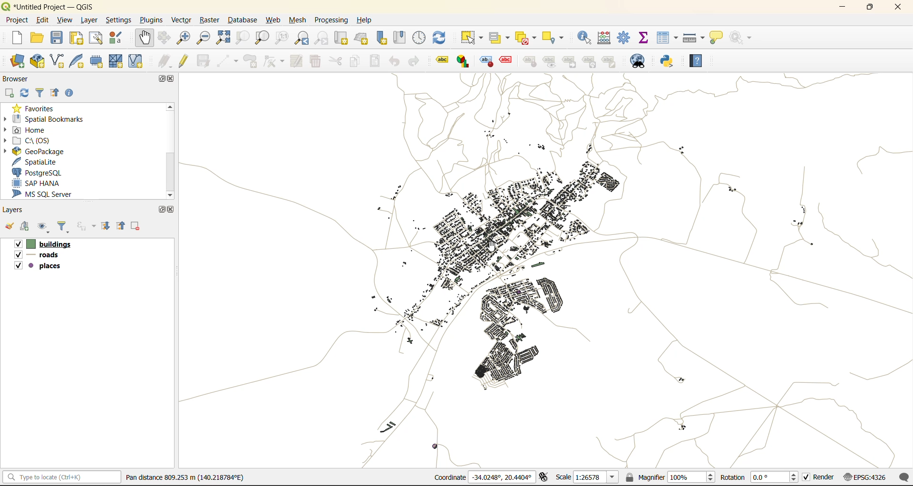 Image resolution: width=913 pixels, height=486 pixels. Describe the element at coordinates (354, 61) in the screenshot. I see `copy` at that location.